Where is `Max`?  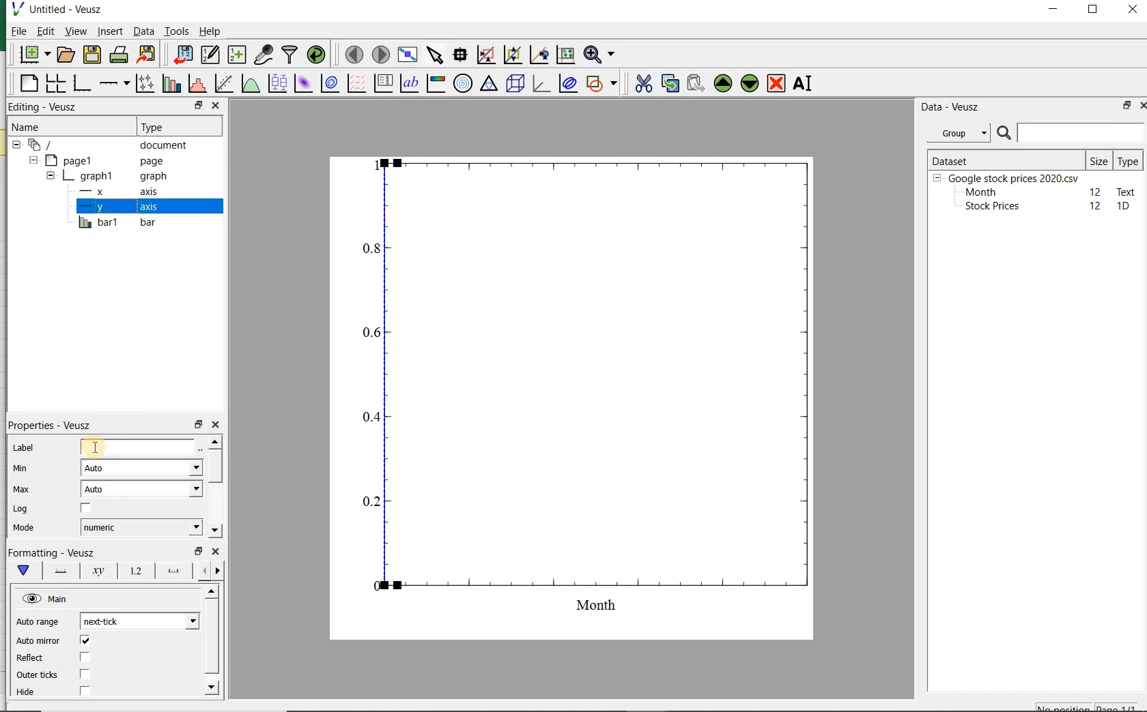 Max is located at coordinates (22, 490).